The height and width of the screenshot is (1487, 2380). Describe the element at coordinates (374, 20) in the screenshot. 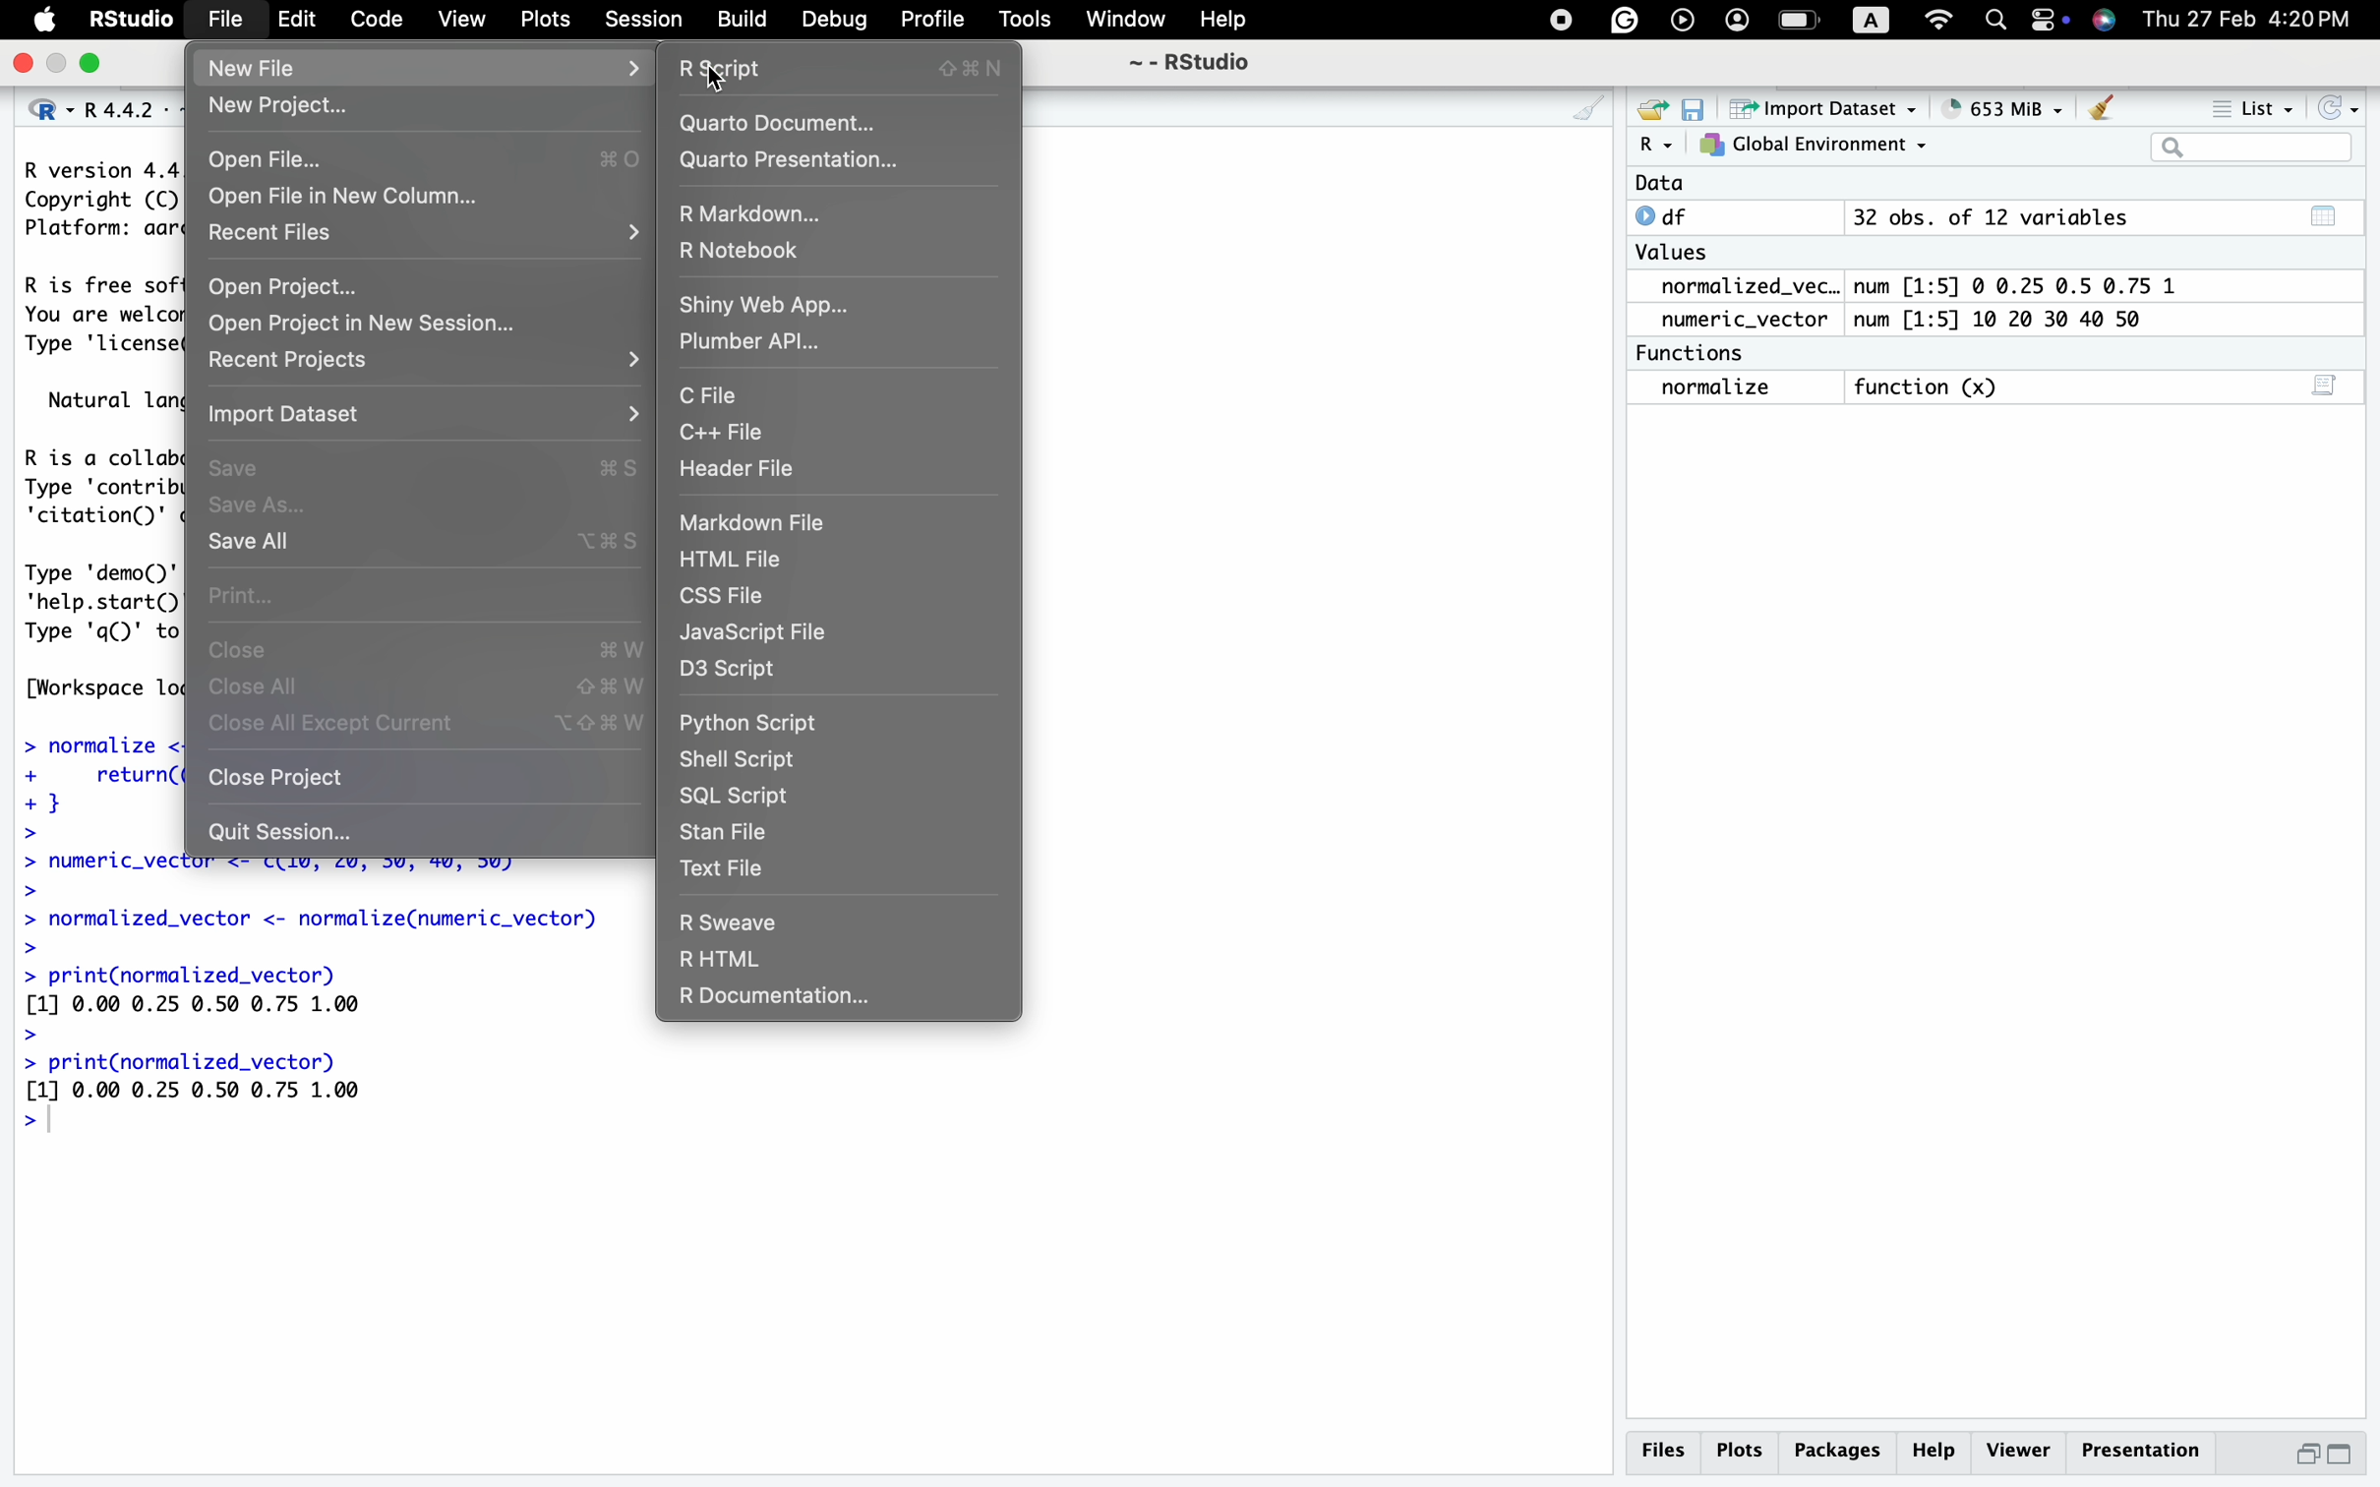

I see `Code` at that location.